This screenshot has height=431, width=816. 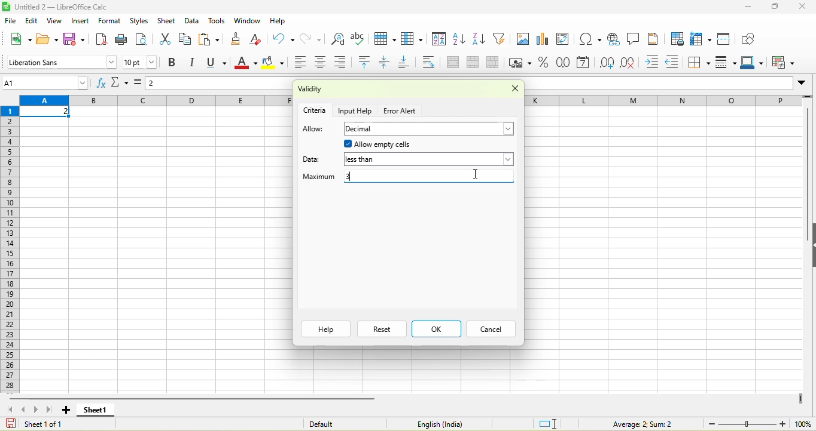 What do you see at coordinates (140, 85) in the screenshot?
I see `formula` at bounding box center [140, 85].